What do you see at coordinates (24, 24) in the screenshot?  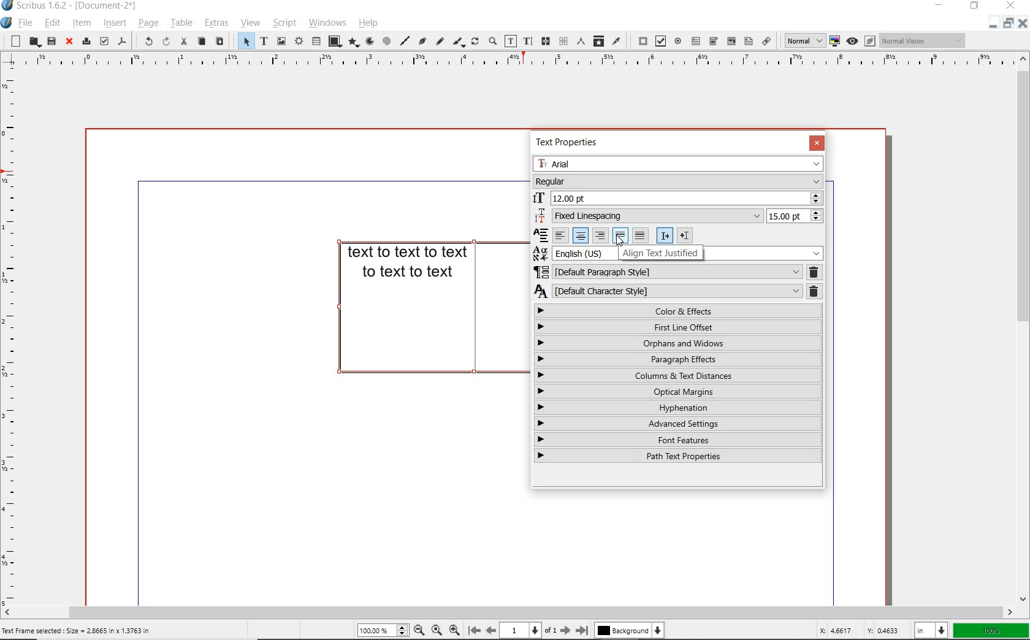 I see `file` at bounding box center [24, 24].